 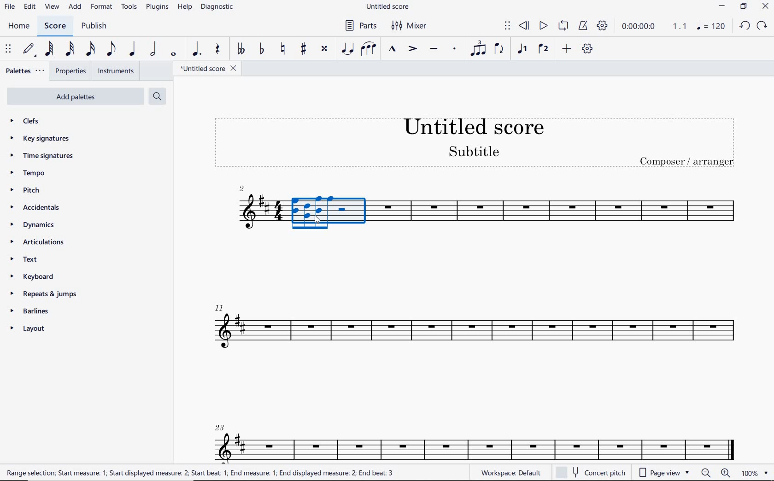 I want to click on zoom factor, so click(x=755, y=473).